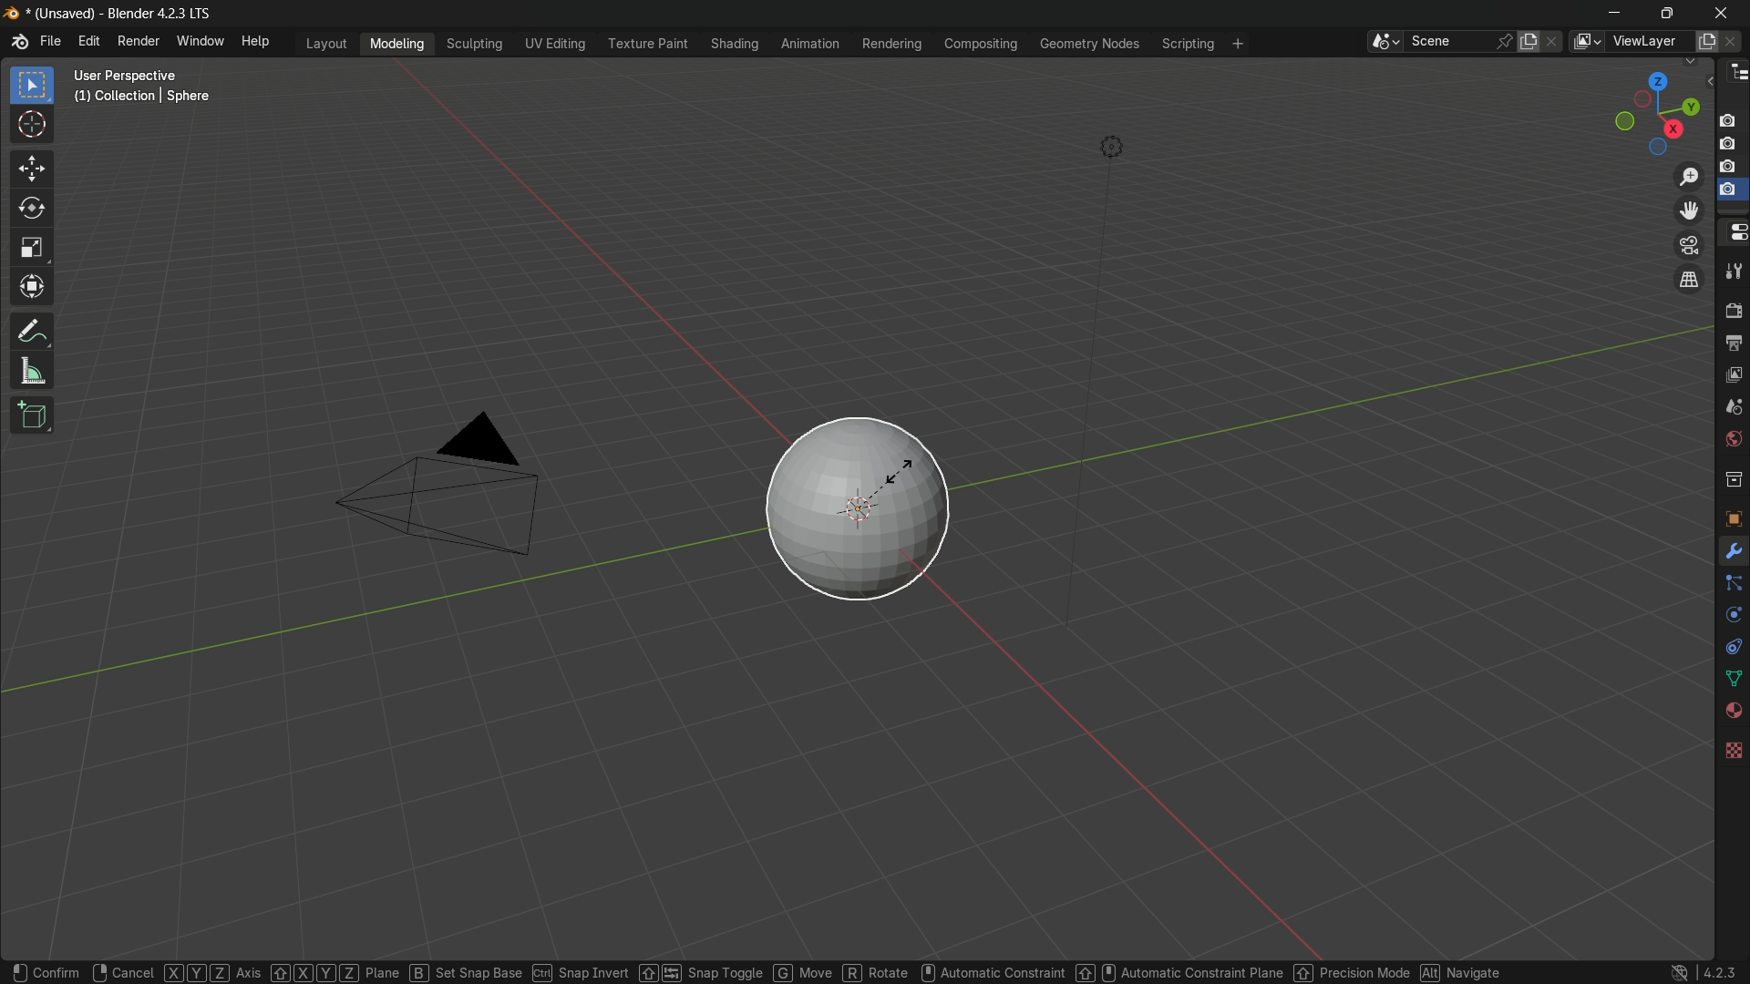 The image size is (1750, 984). I want to click on snap invert, so click(621, 969).